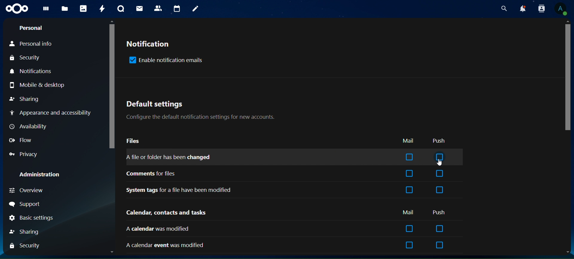  I want to click on files, so click(133, 142).